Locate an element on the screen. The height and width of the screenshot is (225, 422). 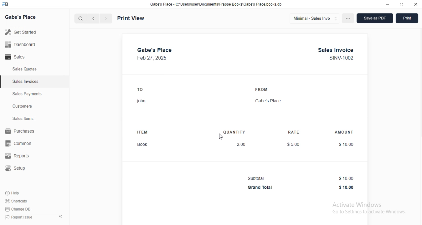
change DB is located at coordinates (18, 209).